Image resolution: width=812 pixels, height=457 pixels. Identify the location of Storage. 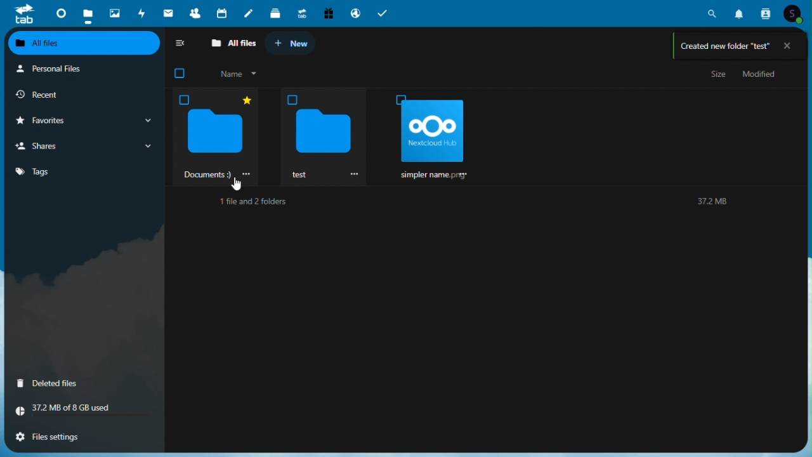
(80, 412).